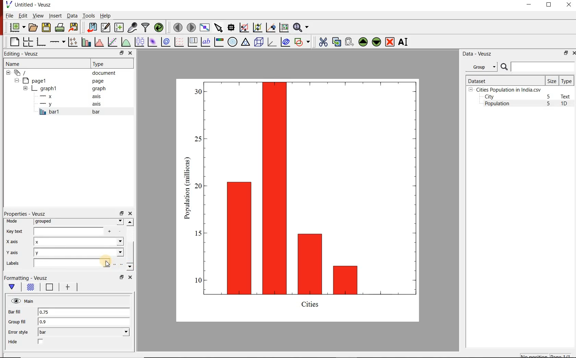 The image size is (576, 358). What do you see at coordinates (139, 41) in the screenshot?
I see `plot box plots` at bounding box center [139, 41].